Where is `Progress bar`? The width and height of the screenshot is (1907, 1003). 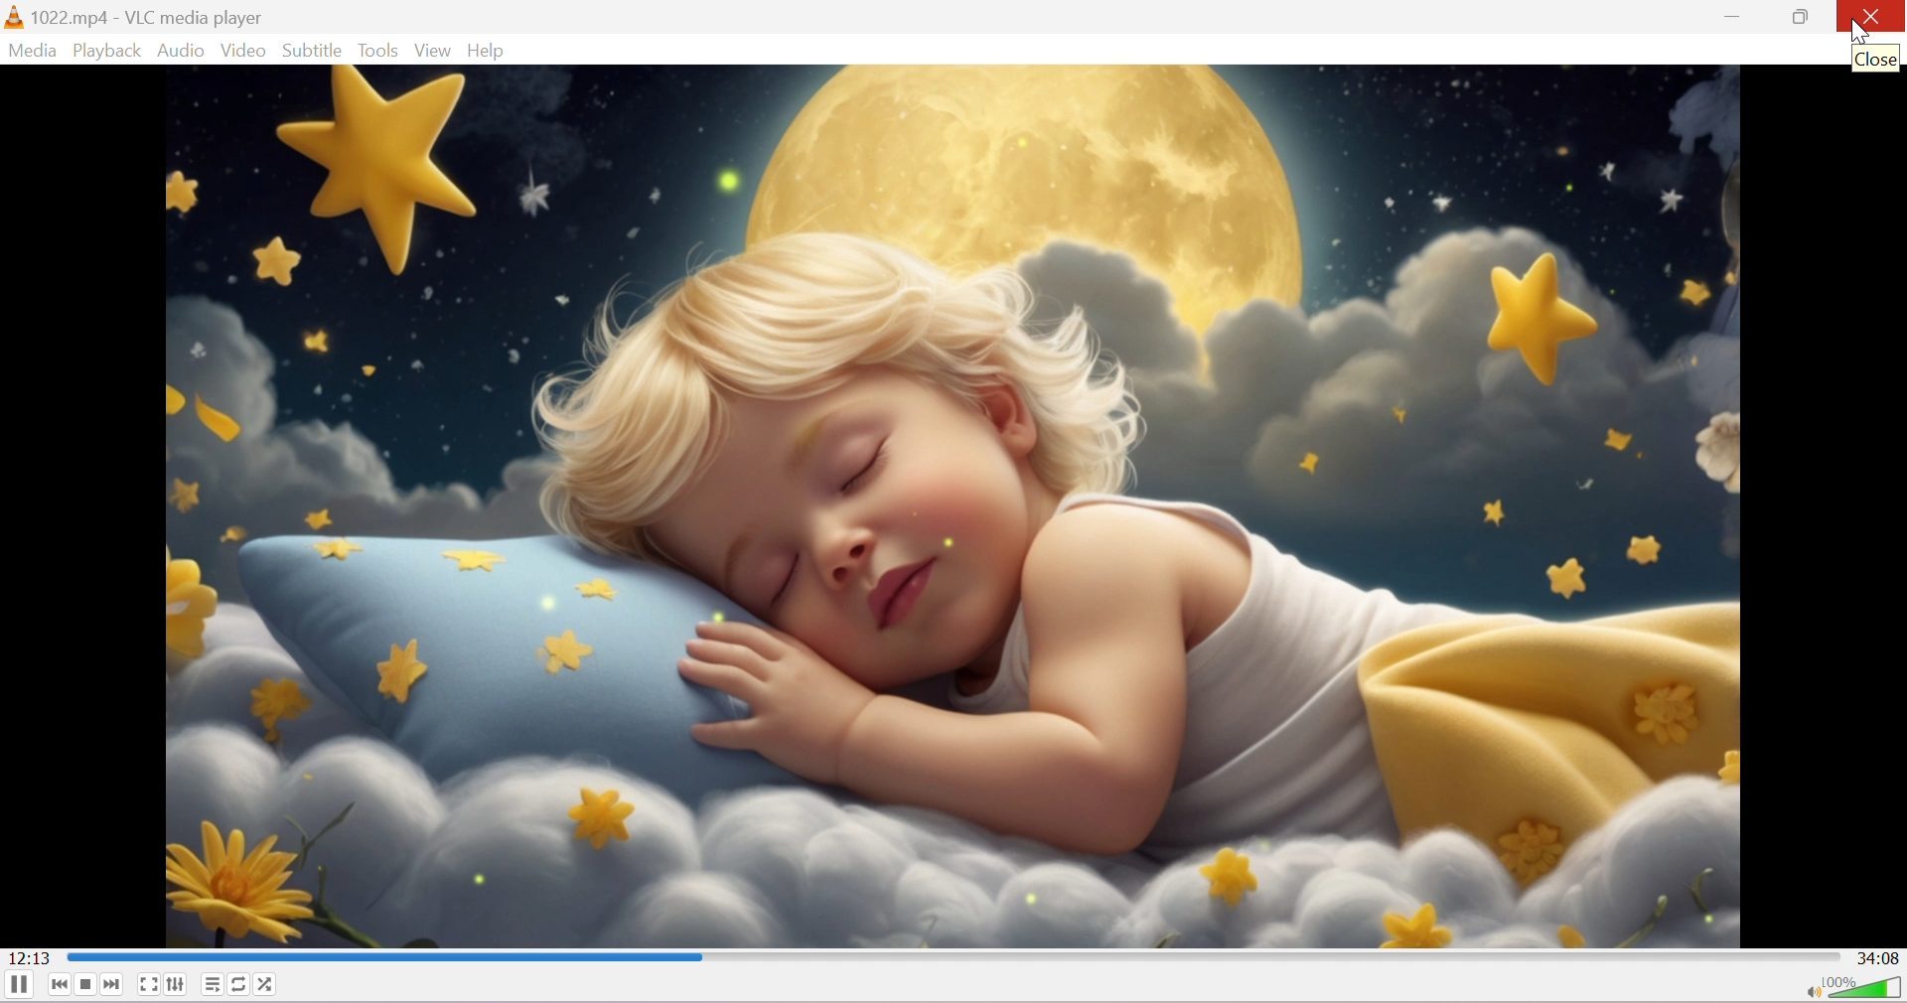
Progress bar is located at coordinates (952, 955).